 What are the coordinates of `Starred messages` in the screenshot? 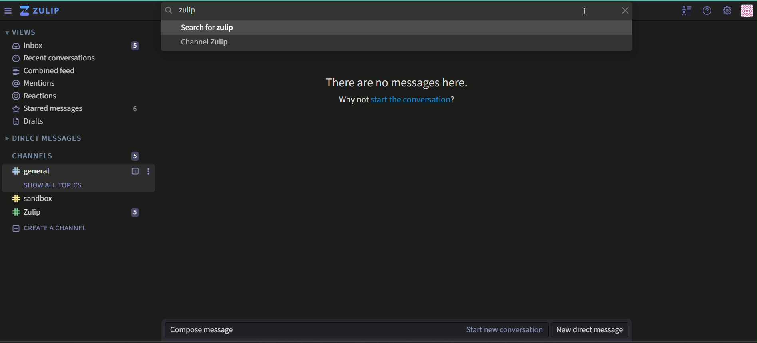 It's located at (49, 108).